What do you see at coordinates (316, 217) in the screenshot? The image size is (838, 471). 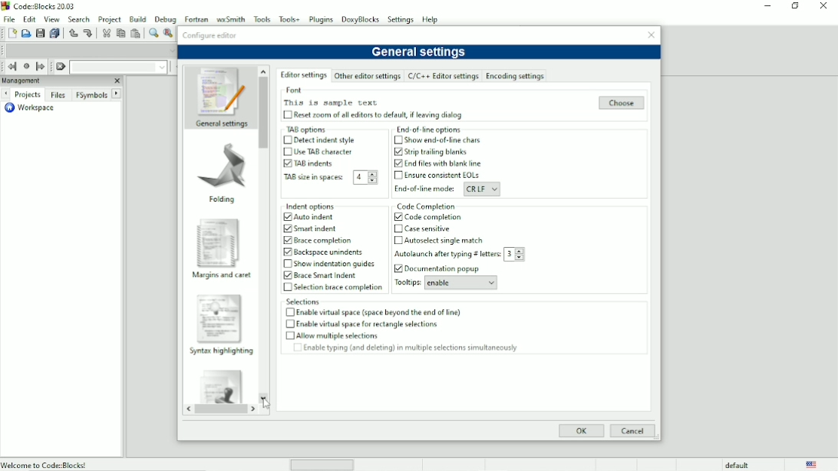 I see `Auto indent` at bounding box center [316, 217].